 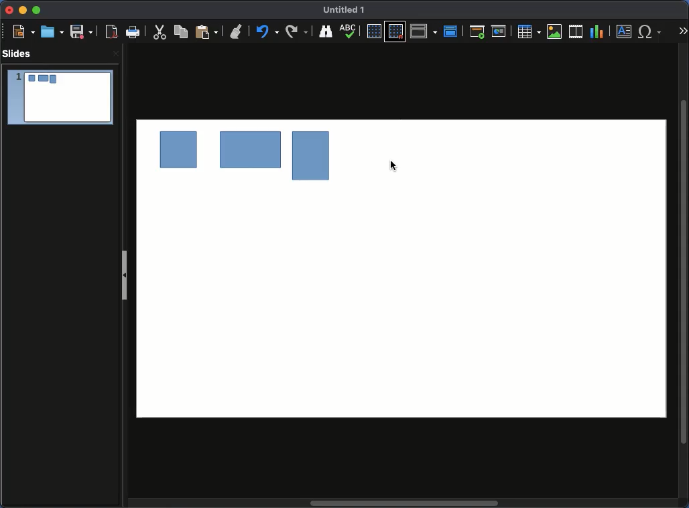 I want to click on Close, so click(x=10, y=10).